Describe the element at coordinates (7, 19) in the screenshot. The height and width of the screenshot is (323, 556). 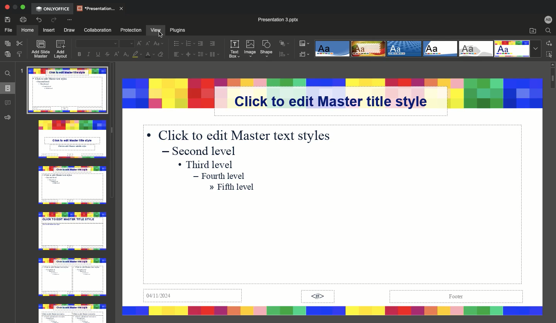
I see `Save` at that location.